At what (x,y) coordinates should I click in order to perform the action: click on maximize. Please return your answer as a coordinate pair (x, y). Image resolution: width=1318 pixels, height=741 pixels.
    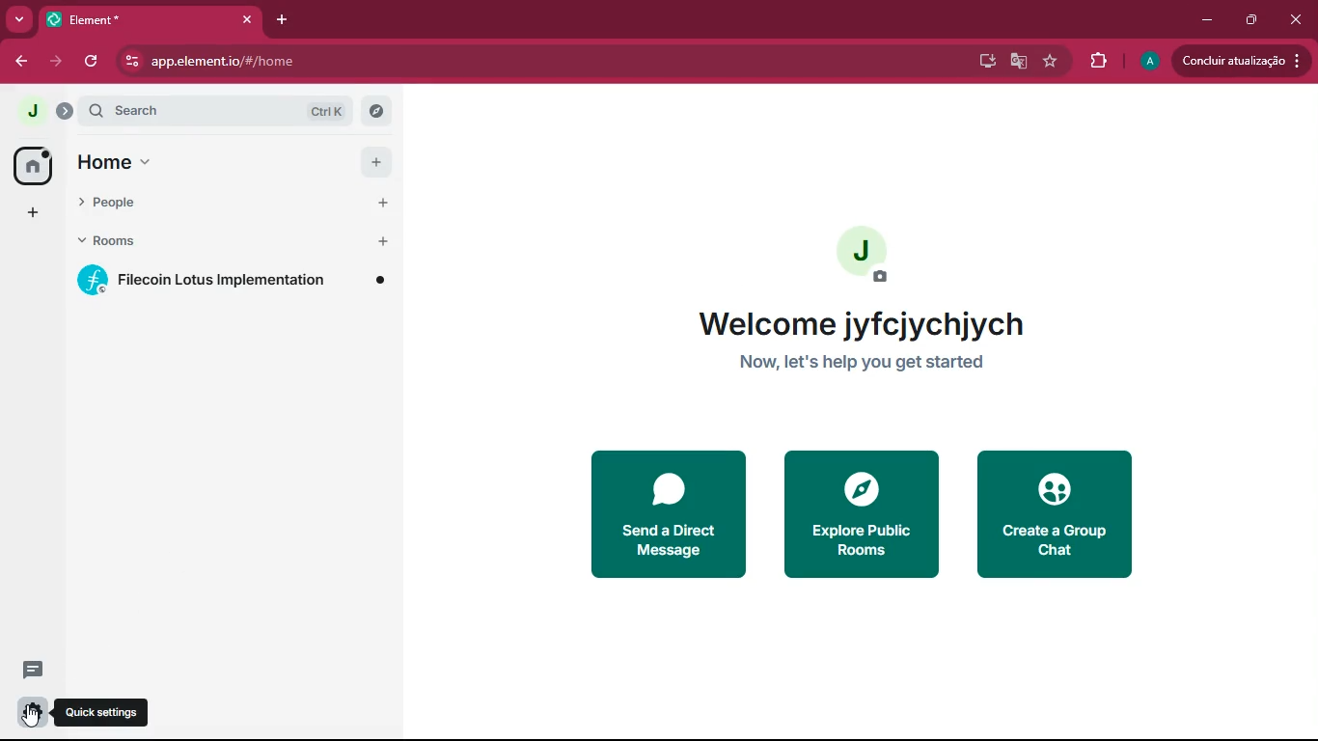
    Looking at the image, I should click on (1251, 19).